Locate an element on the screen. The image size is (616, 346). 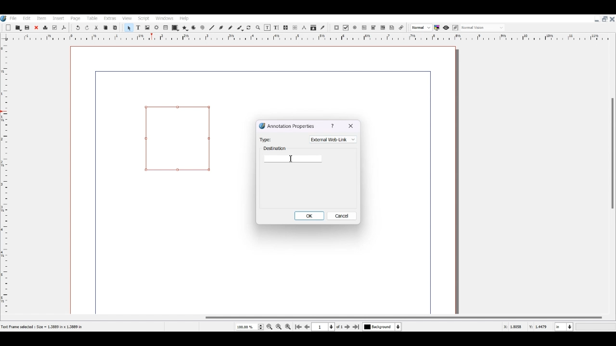
Text Cursor is located at coordinates (291, 159).